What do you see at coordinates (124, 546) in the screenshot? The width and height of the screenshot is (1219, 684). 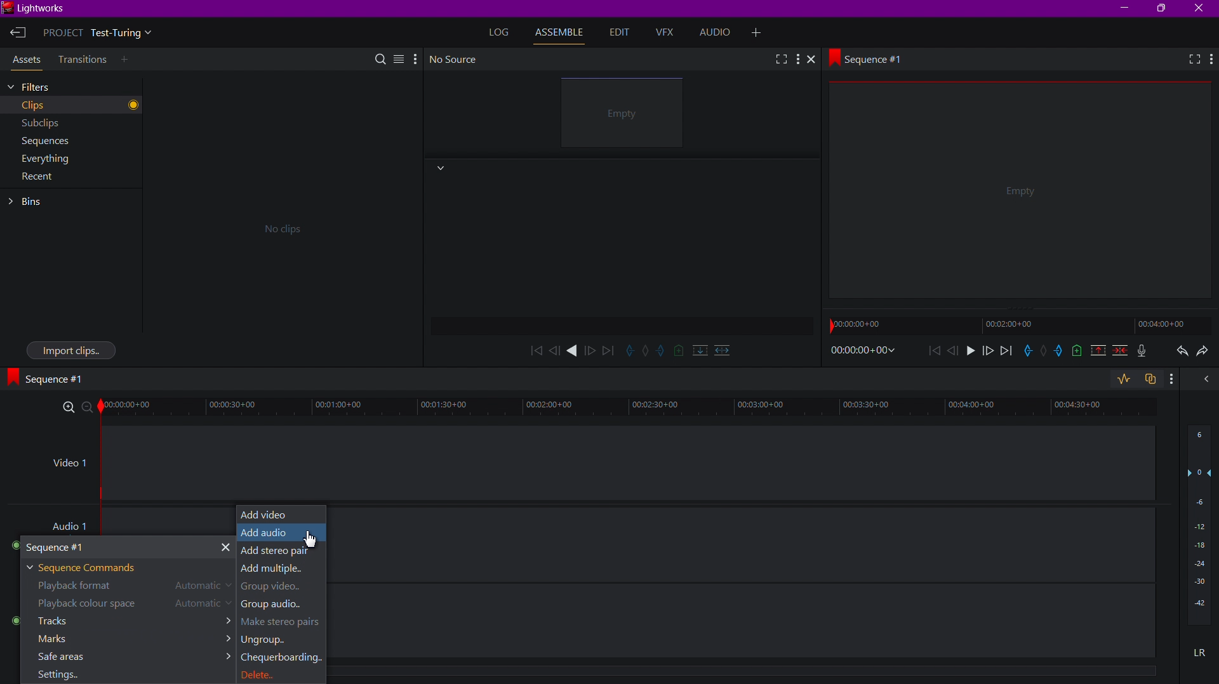 I see `Sequence 1` at bounding box center [124, 546].